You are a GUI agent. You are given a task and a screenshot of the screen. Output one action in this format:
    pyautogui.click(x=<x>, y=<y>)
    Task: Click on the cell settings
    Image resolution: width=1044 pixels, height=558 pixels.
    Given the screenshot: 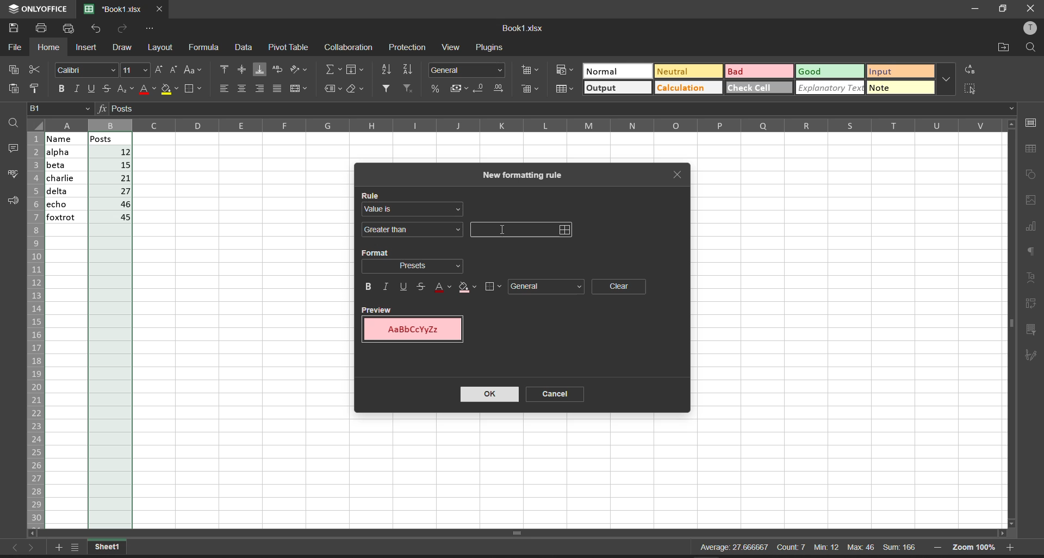 What is the action you would take?
    pyautogui.click(x=1033, y=123)
    